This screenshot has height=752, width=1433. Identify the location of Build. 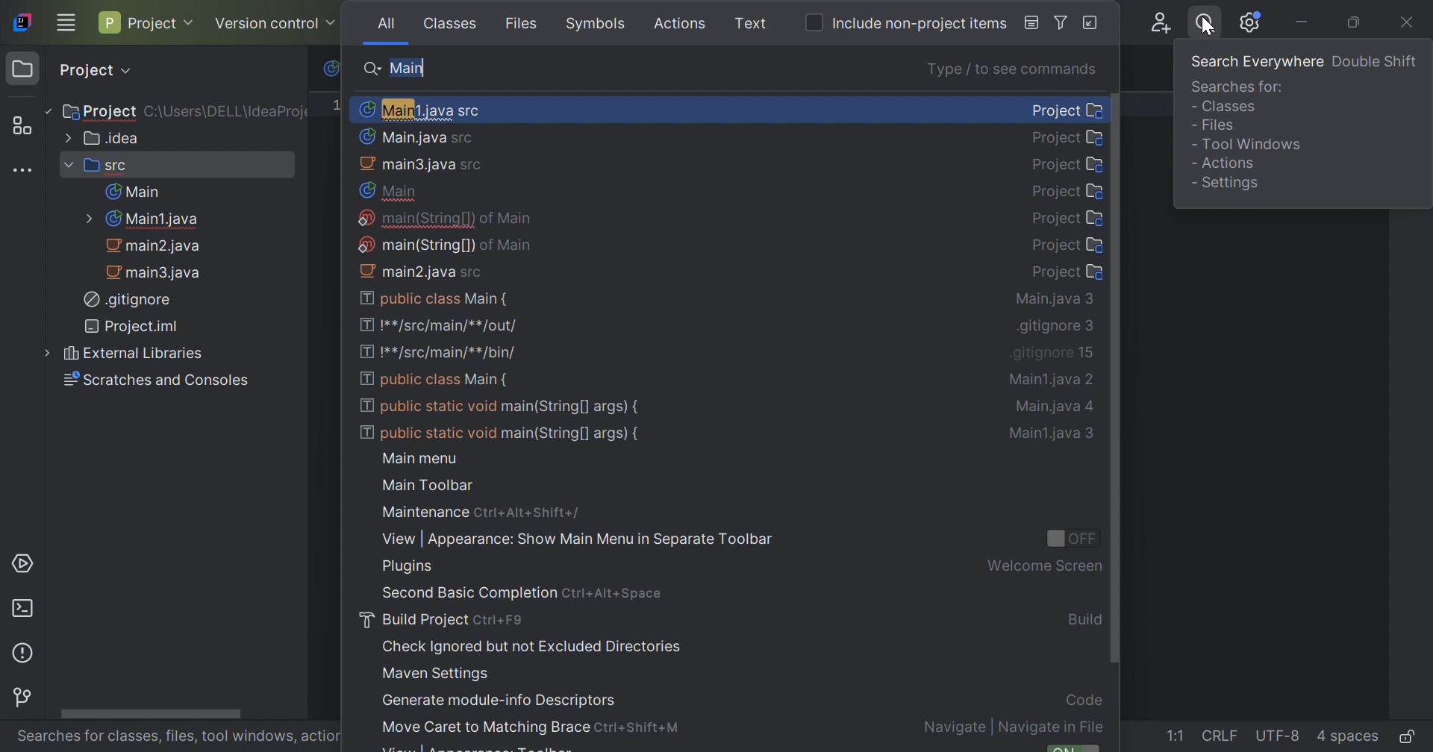
(1084, 619).